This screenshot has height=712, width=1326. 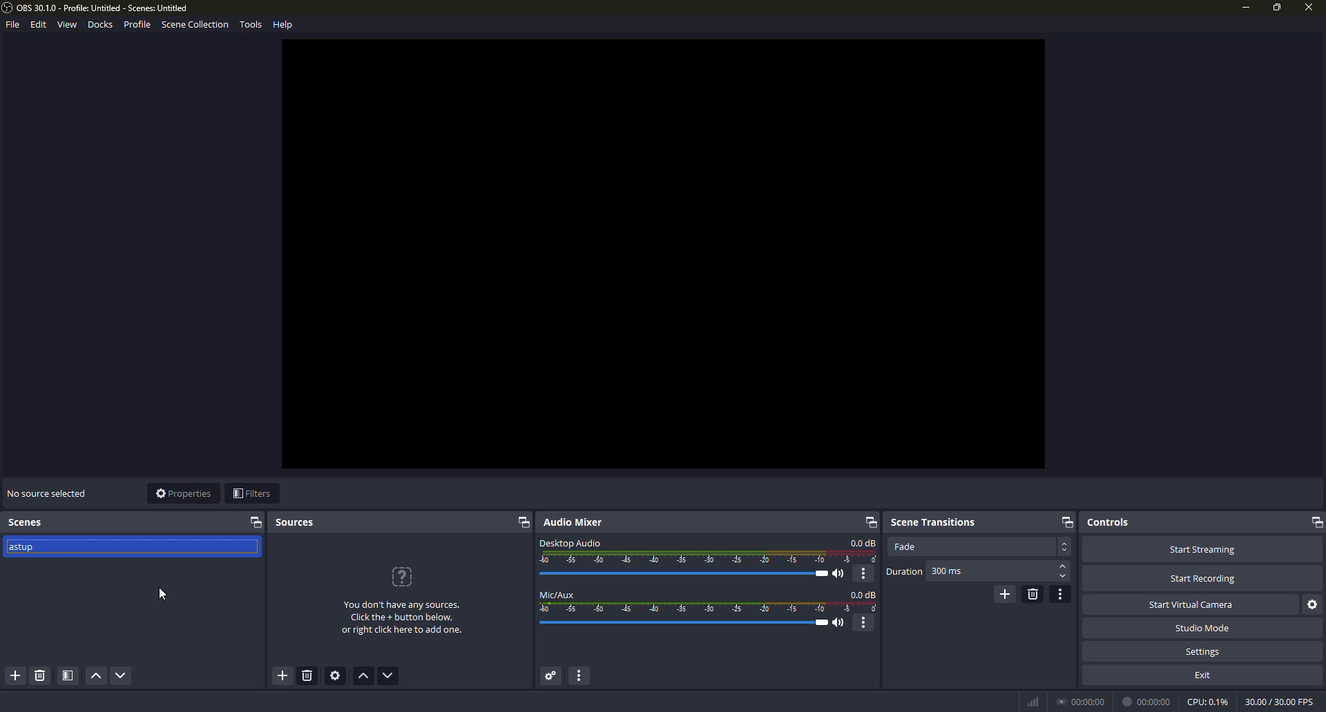 I want to click on obs profile, so click(x=100, y=8).